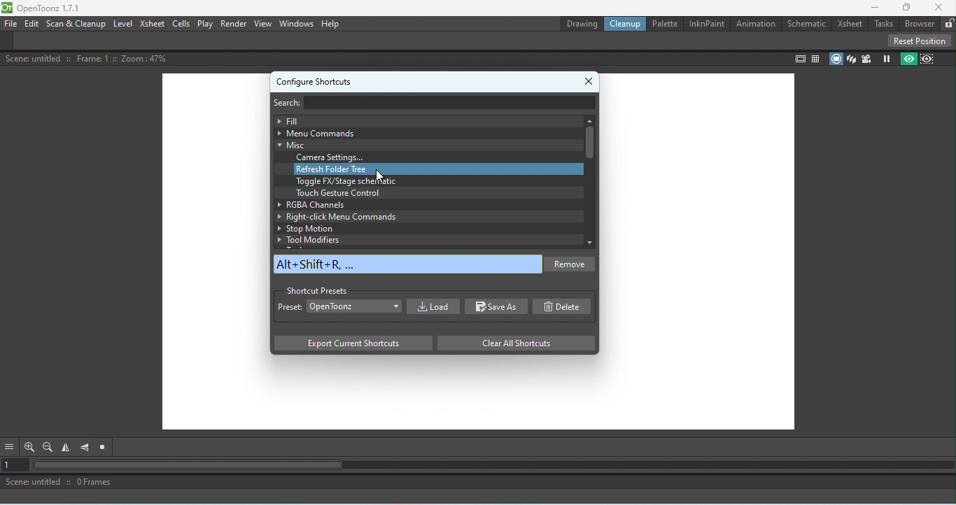 The height and width of the screenshot is (505, 956). I want to click on RGBA Channels, so click(419, 204).